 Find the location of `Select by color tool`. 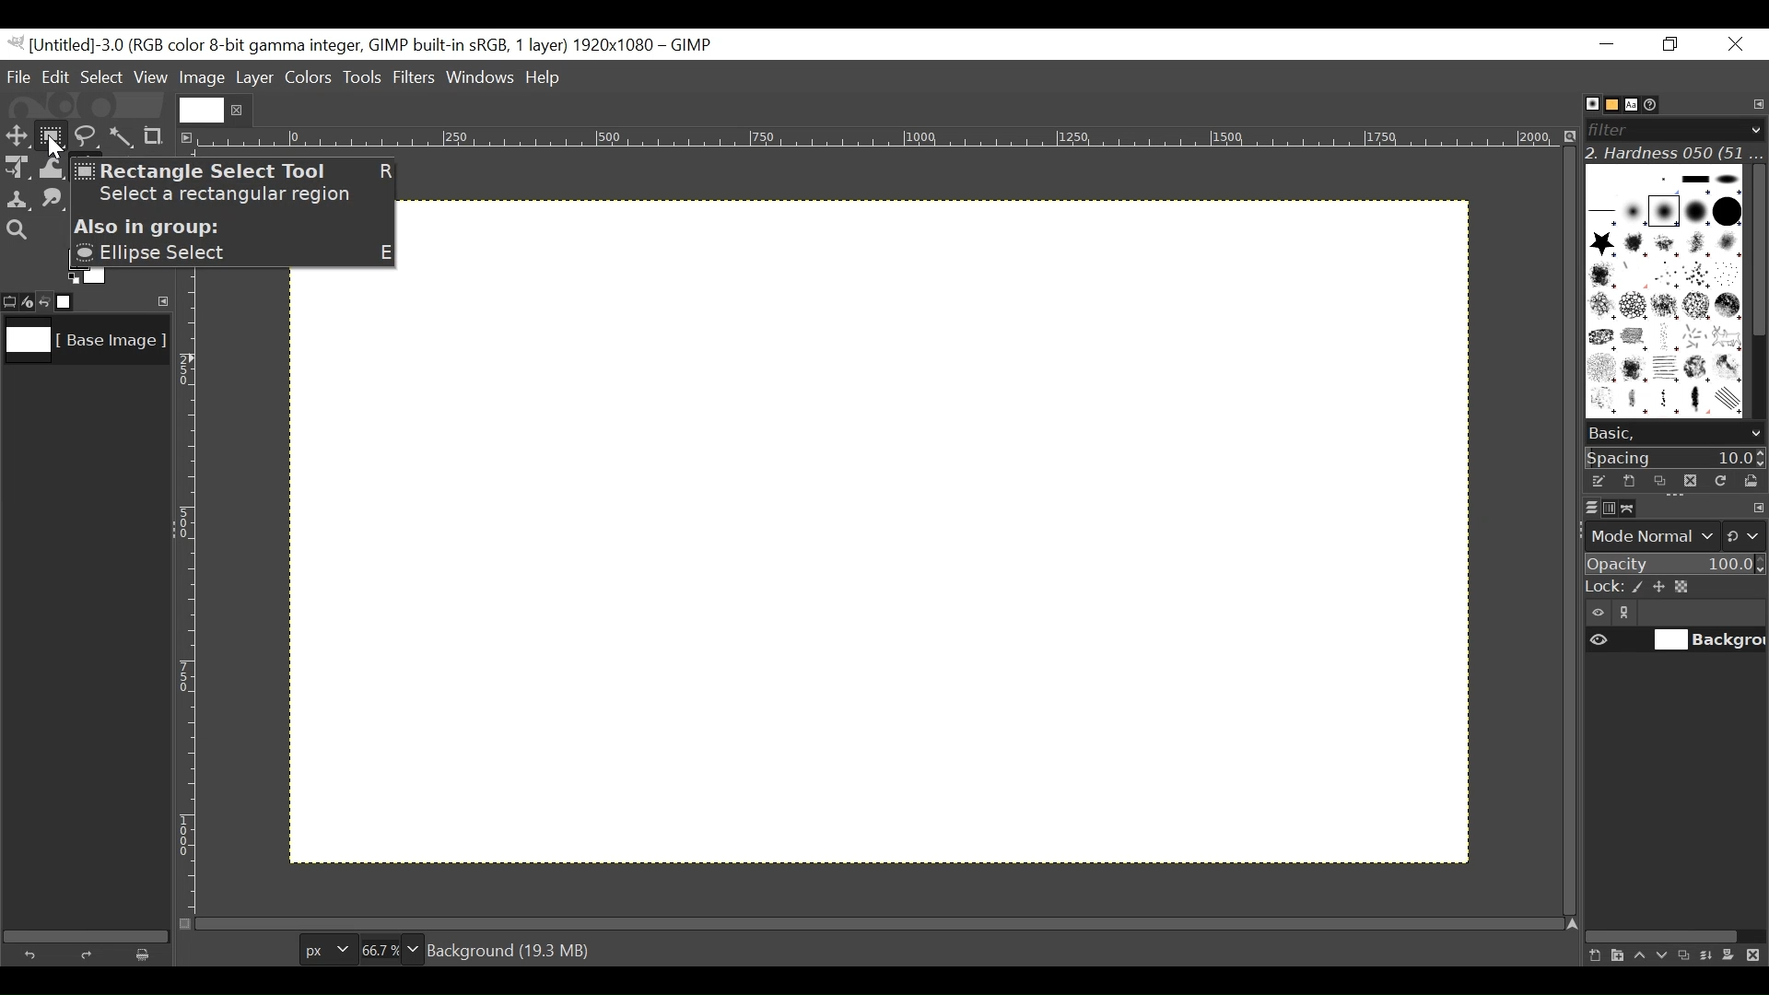

Select by color tool is located at coordinates (124, 135).